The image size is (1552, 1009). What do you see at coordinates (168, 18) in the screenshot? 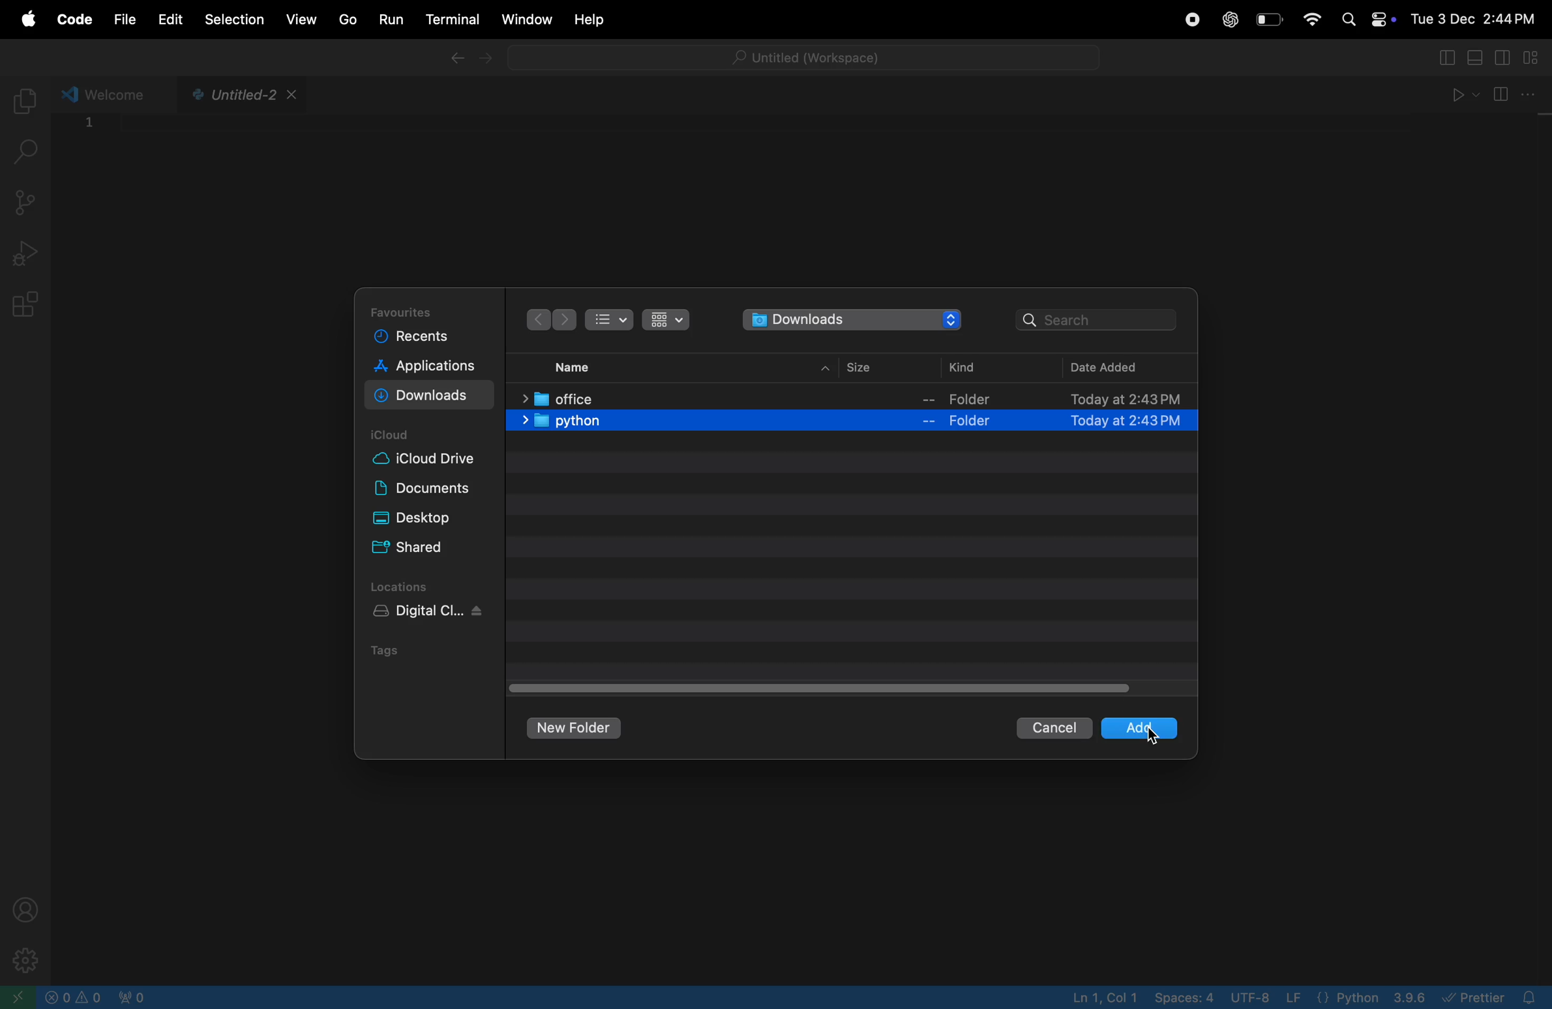
I see `edit` at bounding box center [168, 18].